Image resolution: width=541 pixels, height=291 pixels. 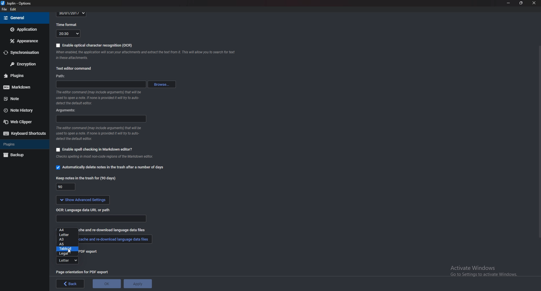 What do you see at coordinates (72, 14) in the screenshot?
I see `30/01/2017` at bounding box center [72, 14].